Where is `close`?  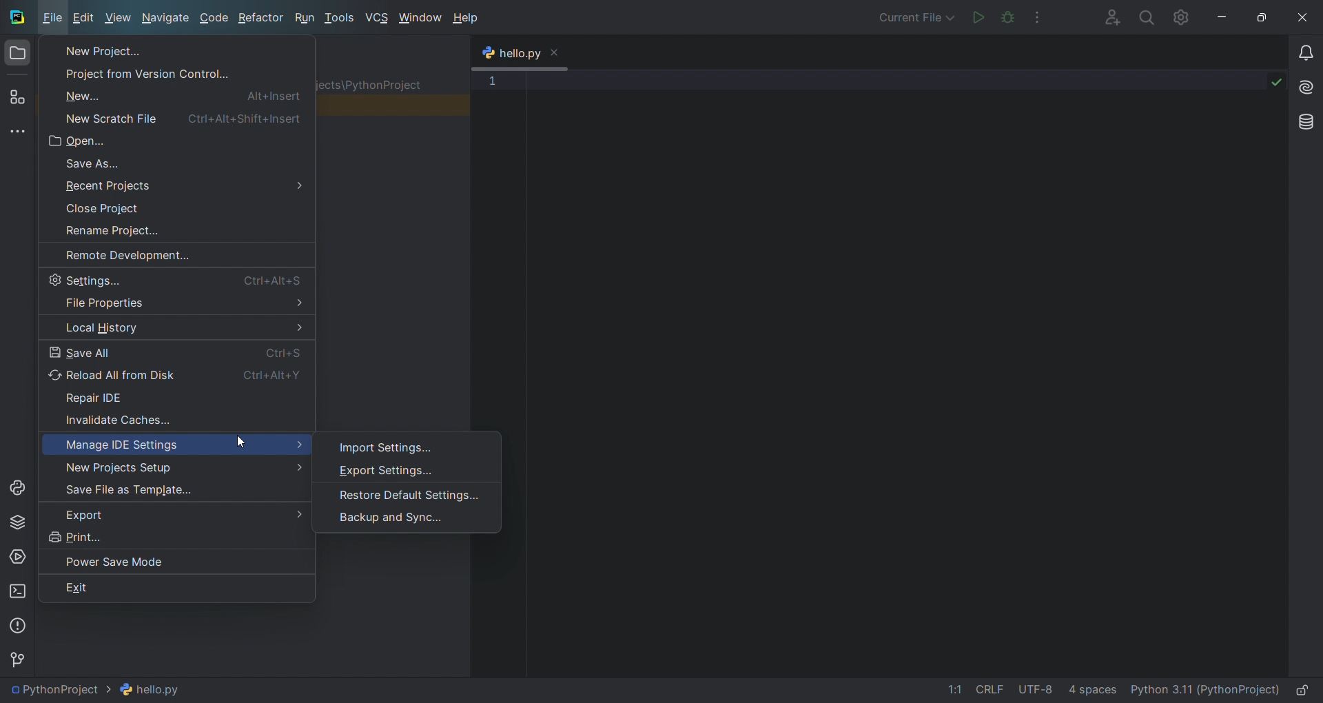
close is located at coordinates (555, 51).